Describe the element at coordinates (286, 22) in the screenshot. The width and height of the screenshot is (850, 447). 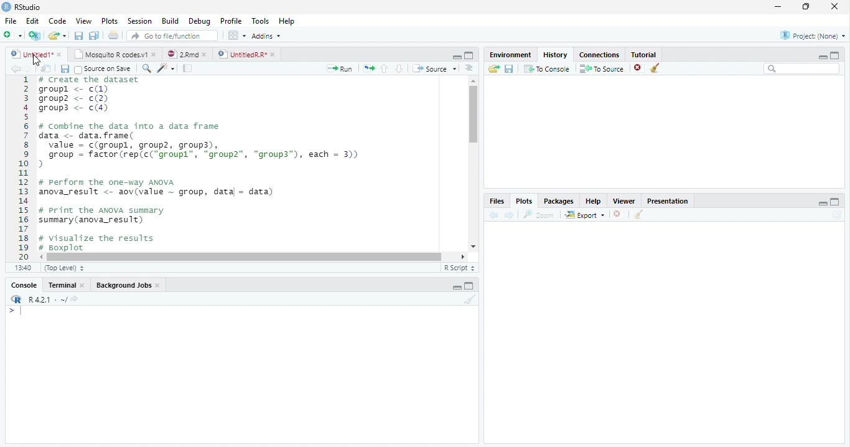
I see `Help` at that location.